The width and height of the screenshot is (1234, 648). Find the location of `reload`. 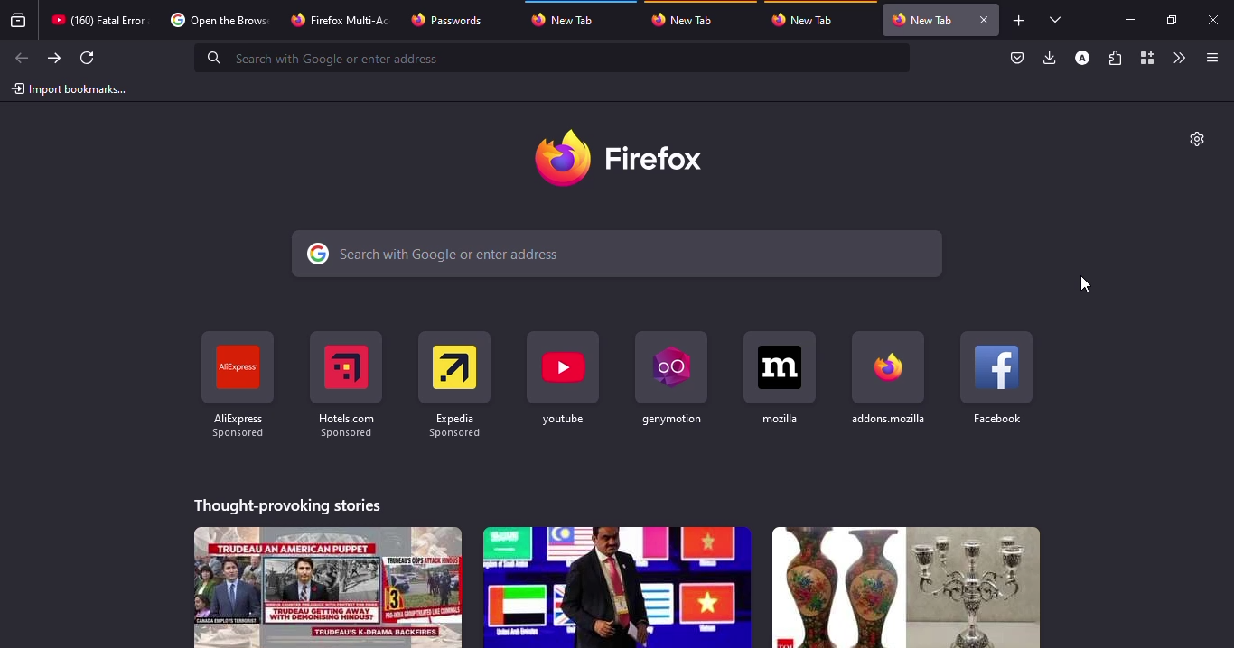

reload is located at coordinates (87, 58).